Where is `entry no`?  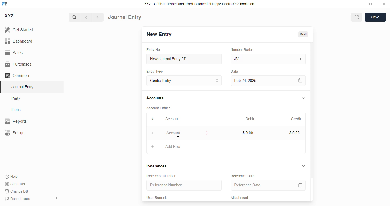
entry no is located at coordinates (154, 49).